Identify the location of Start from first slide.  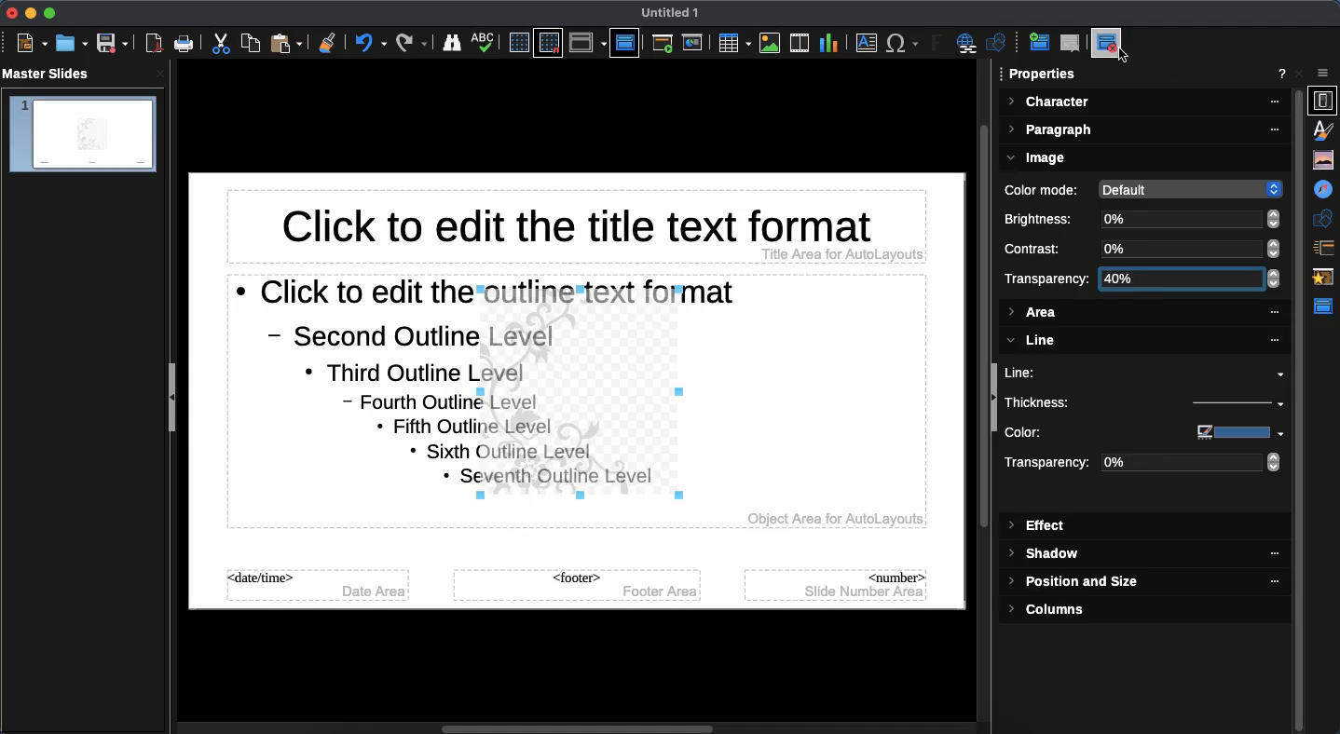
(664, 46).